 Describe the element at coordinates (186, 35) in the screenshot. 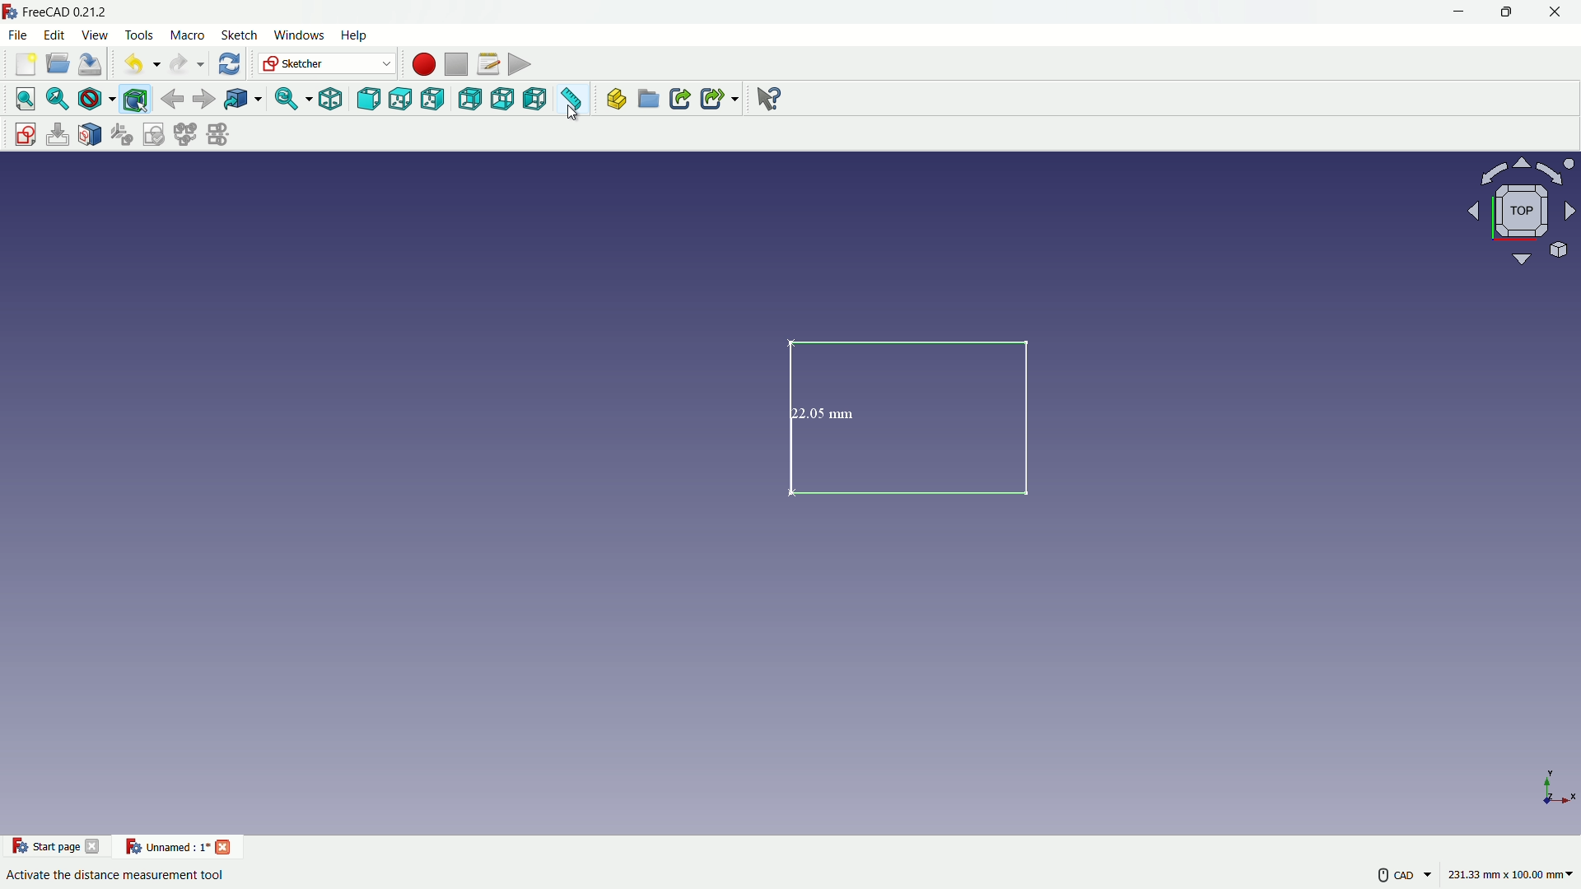

I see `macro` at that location.